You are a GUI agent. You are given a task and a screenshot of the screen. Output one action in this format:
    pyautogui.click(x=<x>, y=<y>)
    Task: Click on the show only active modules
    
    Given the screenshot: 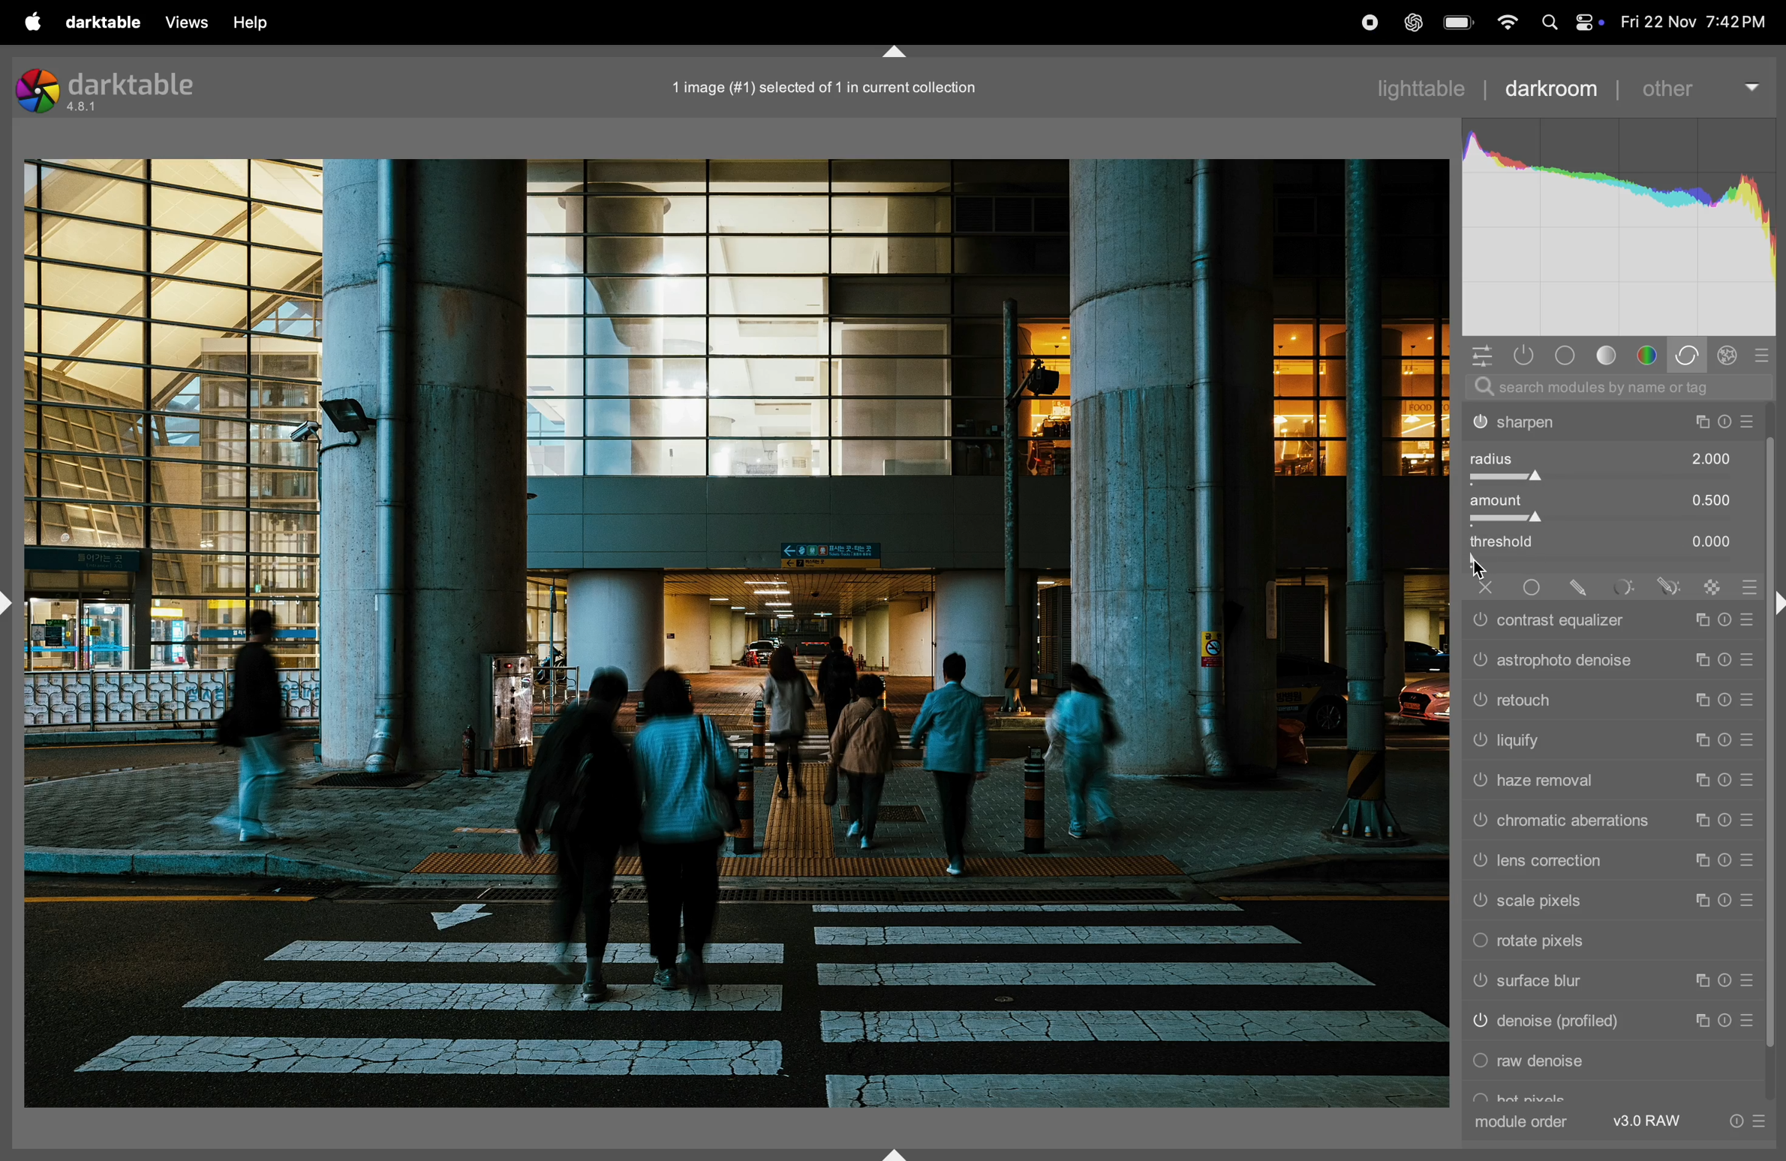 What is the action you would take?
    pyautogui.click(x=1524, y=355)
    